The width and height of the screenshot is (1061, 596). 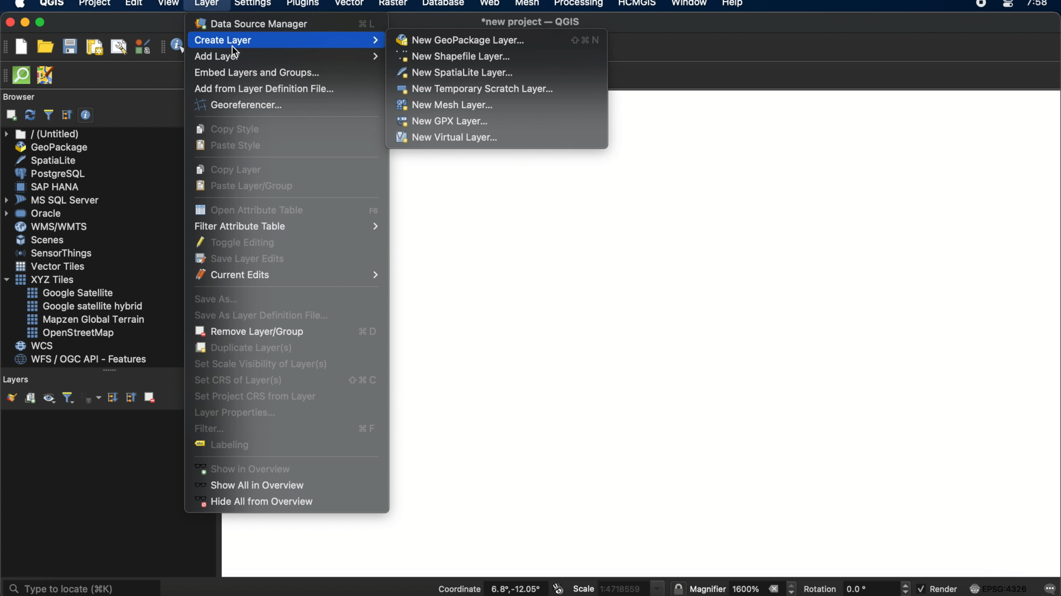 I want to click on more, so click(x=109, y=372).